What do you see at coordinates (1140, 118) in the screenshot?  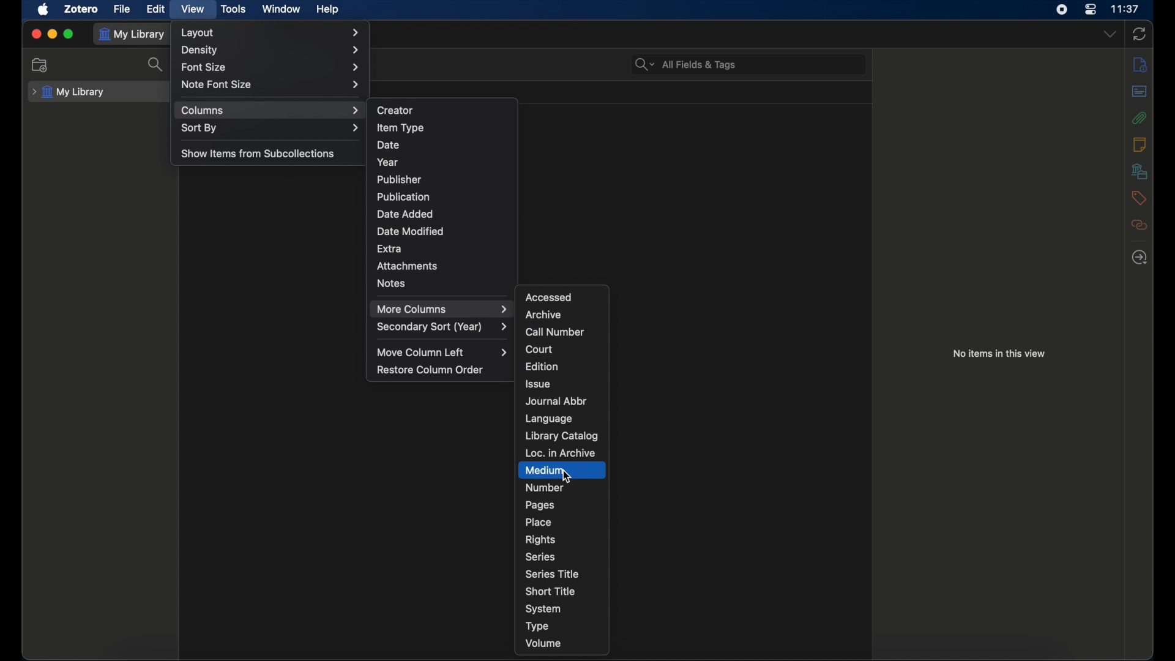 I see `attachments` at bounding box center [1140, 118].